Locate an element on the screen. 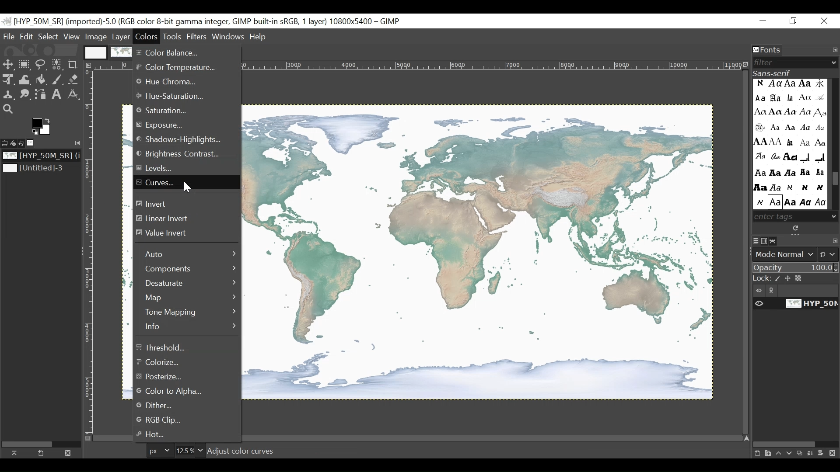 This screenshot has height=472, width=840. Device status is located at coordinates (14, 142).